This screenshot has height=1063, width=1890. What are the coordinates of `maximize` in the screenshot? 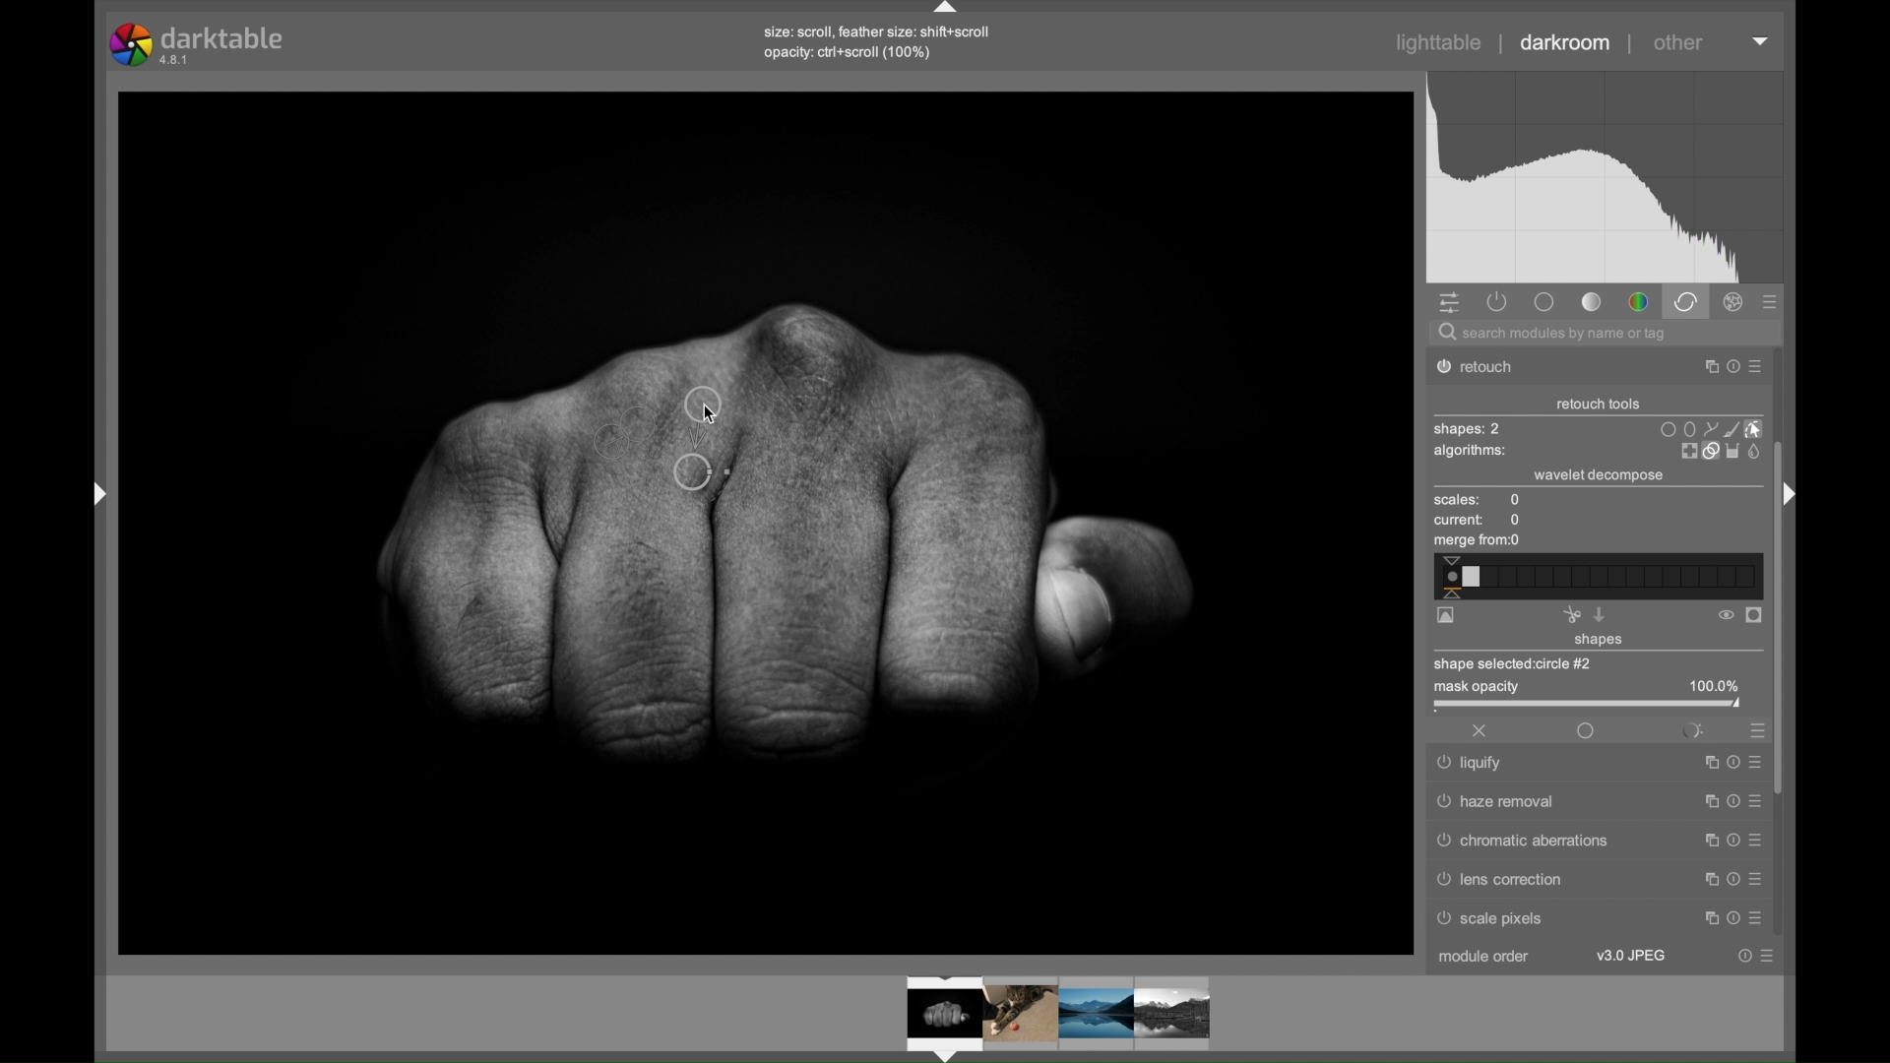 It's located at (1706, 839).